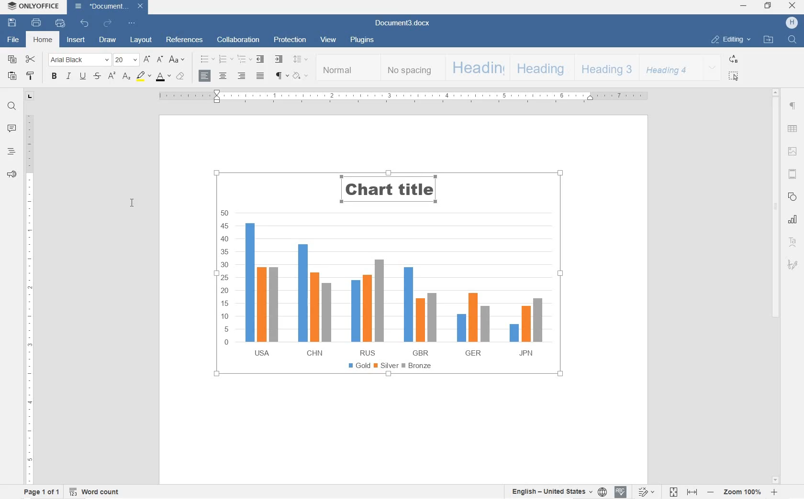 The height and width of the screenshot is (499, 804). Describe the element at coordinates (793, 106) in the screenshot. I see `PARAGRAPH SETTINGS` at that location.